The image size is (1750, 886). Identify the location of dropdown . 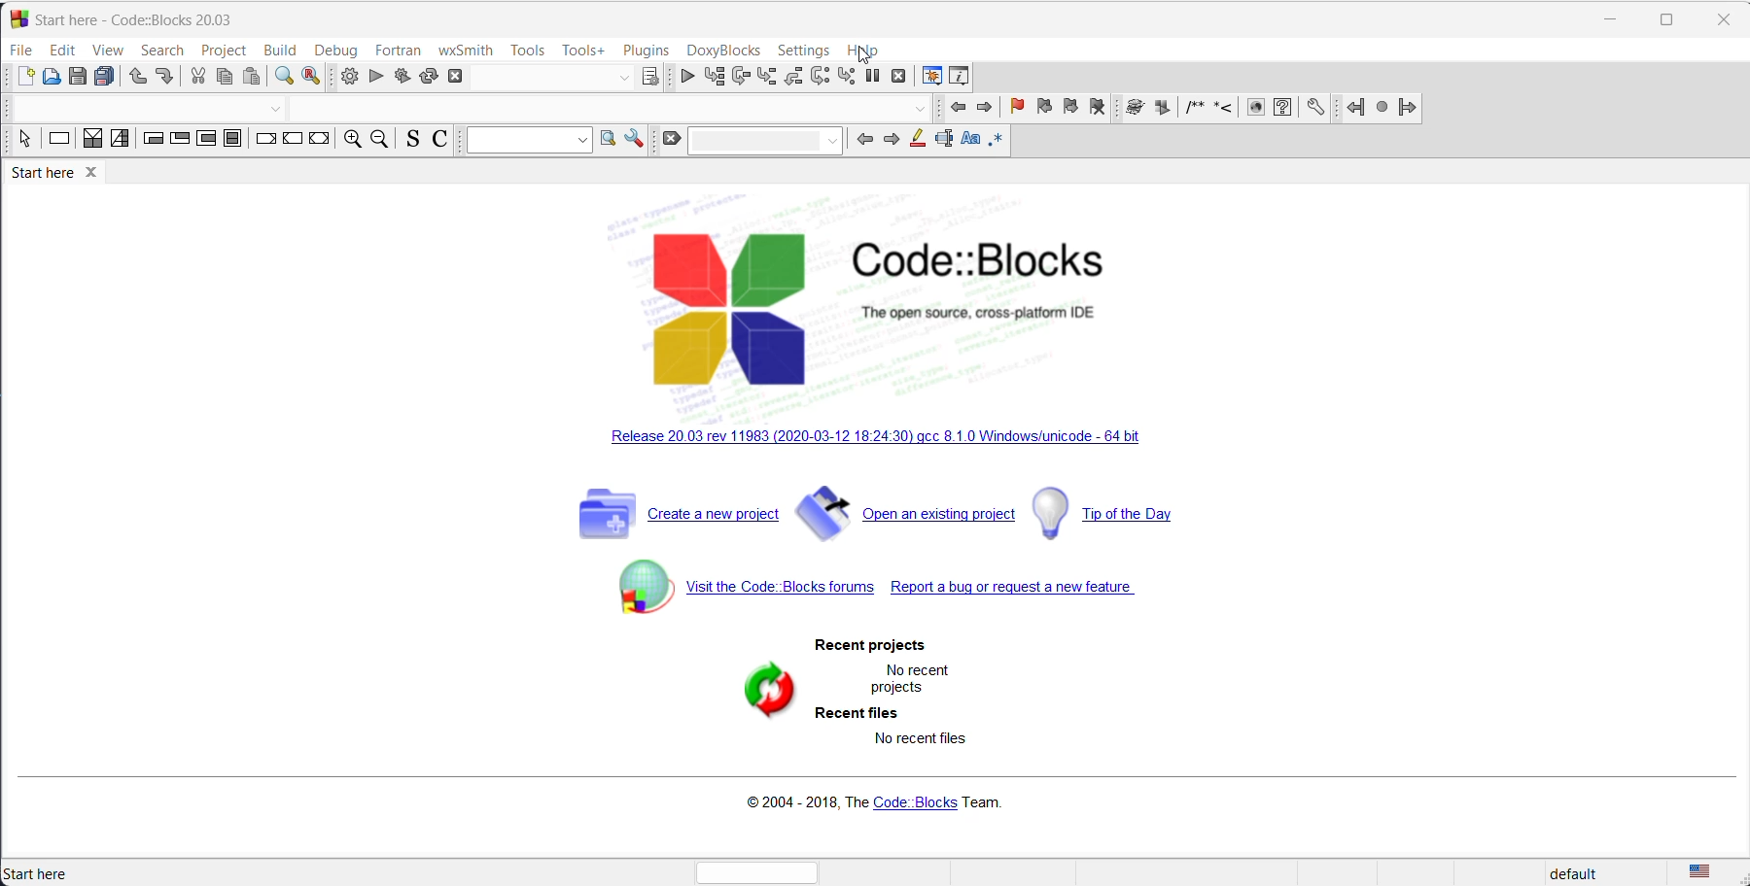
(624, 77).